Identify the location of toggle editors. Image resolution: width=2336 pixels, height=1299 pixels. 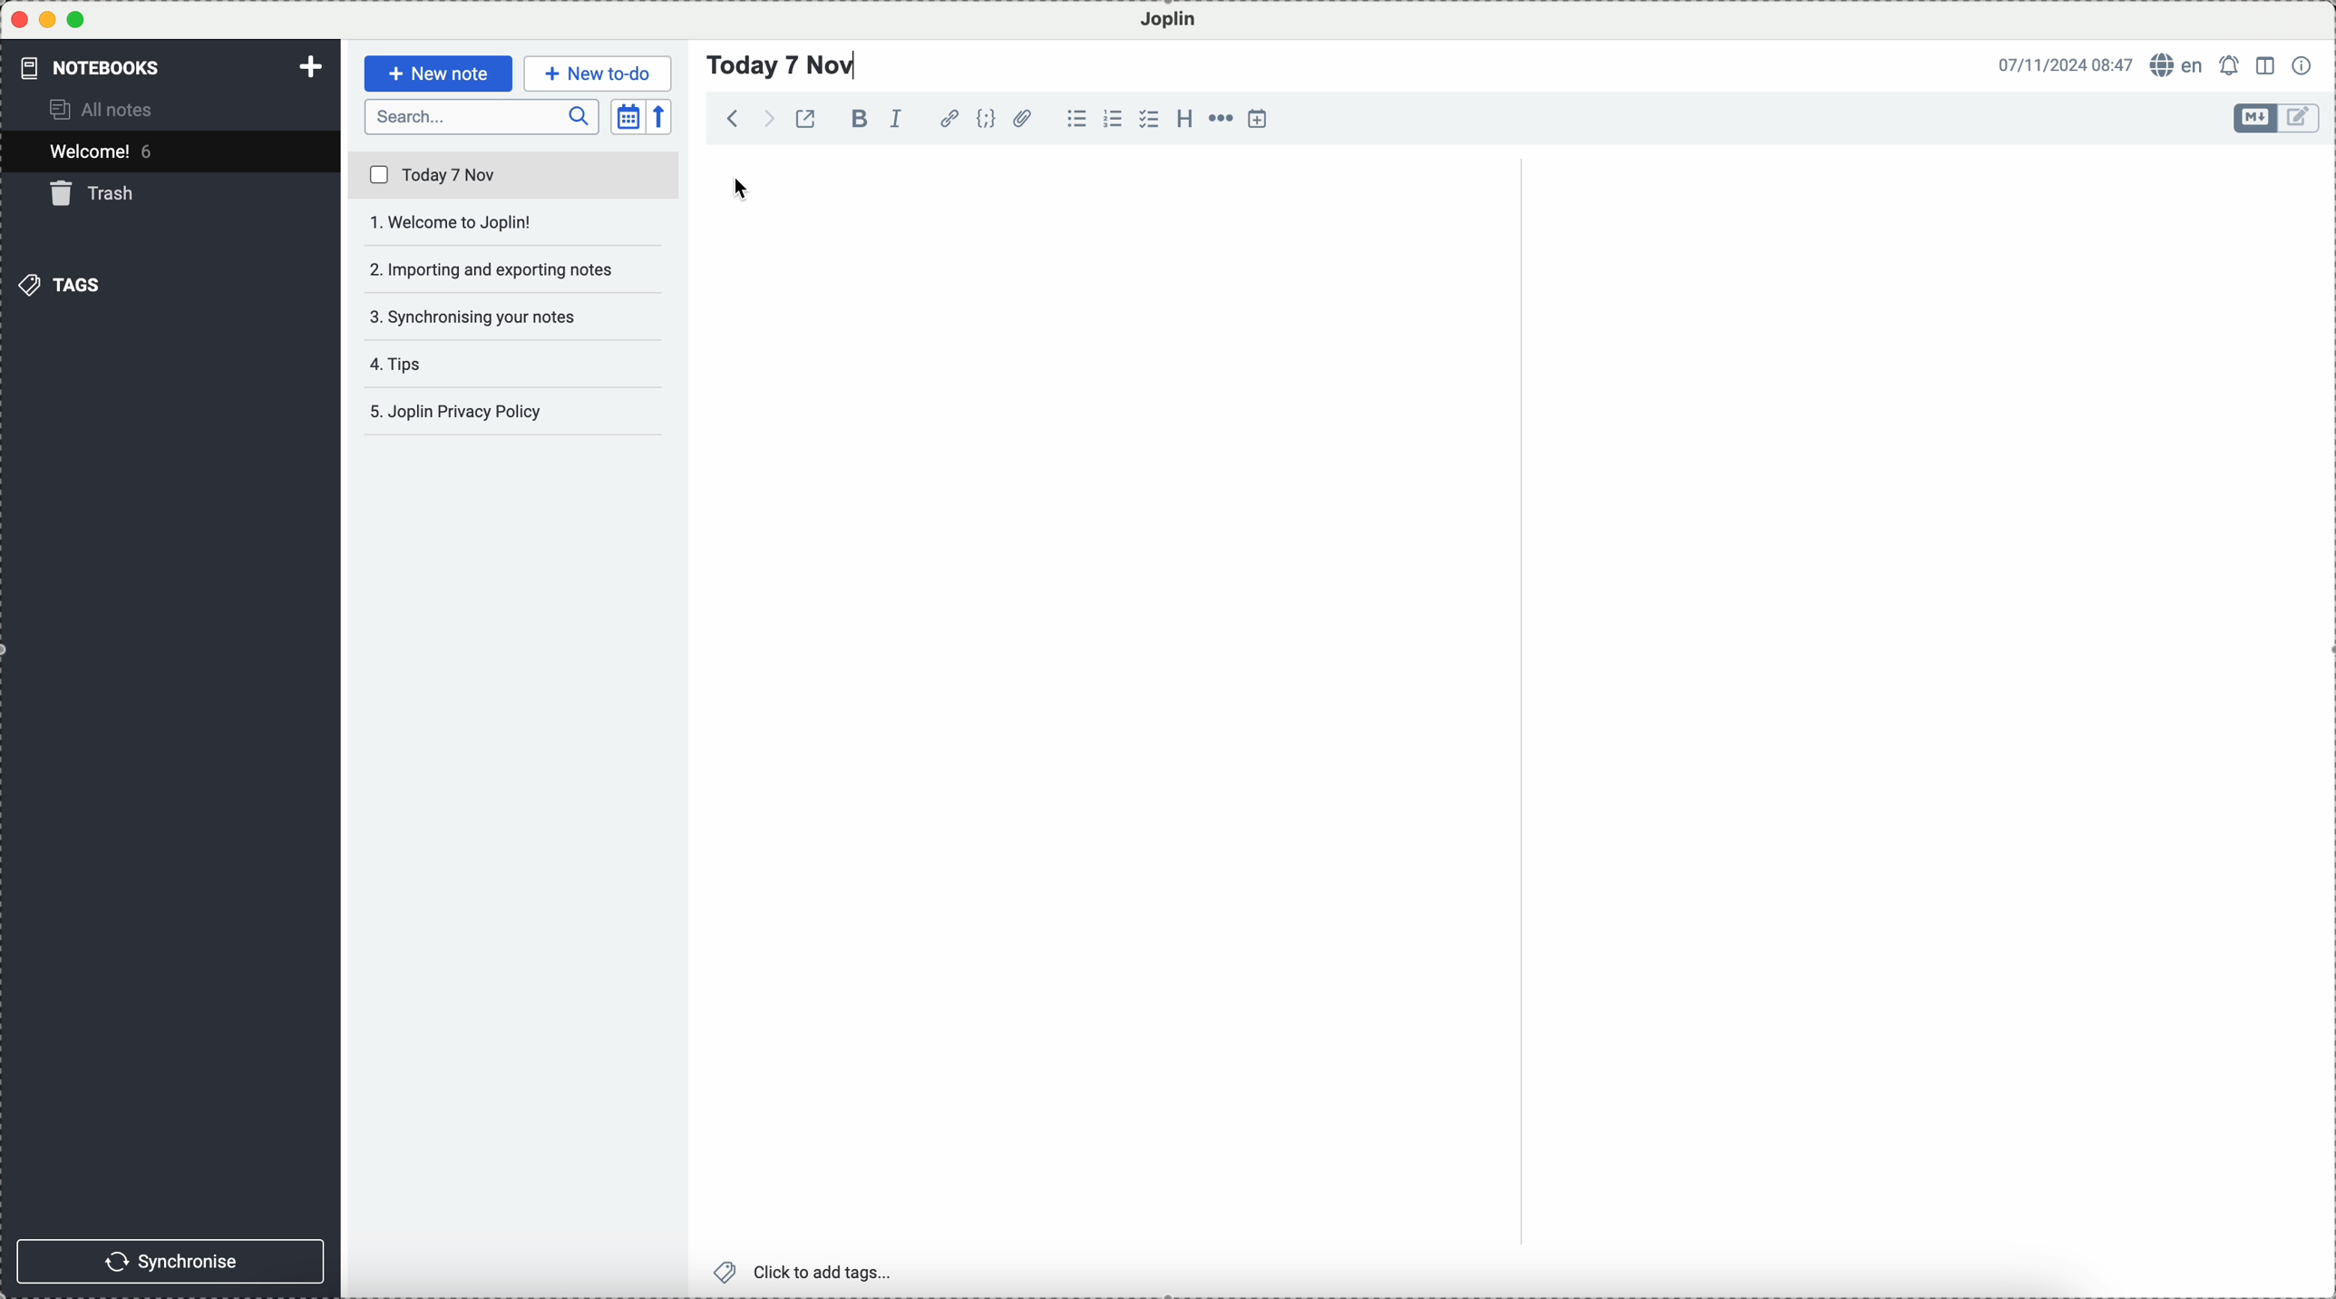
(2302, 119).